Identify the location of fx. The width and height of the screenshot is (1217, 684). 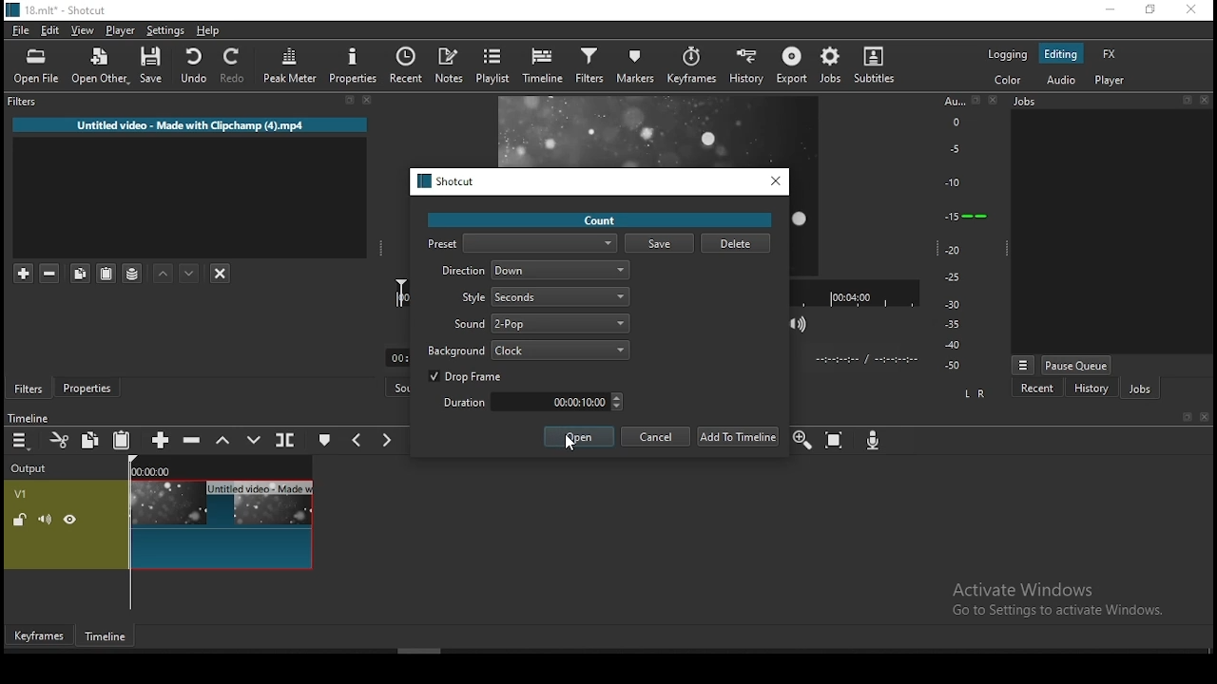
(1110, 53).